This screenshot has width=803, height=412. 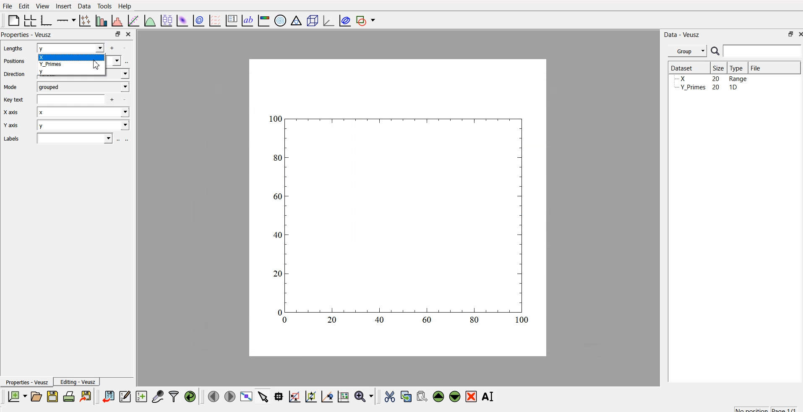 What do you see at coordinates (264, 396) in the screenshot?
I see `select items from graph` at bounding box center [264, 396].